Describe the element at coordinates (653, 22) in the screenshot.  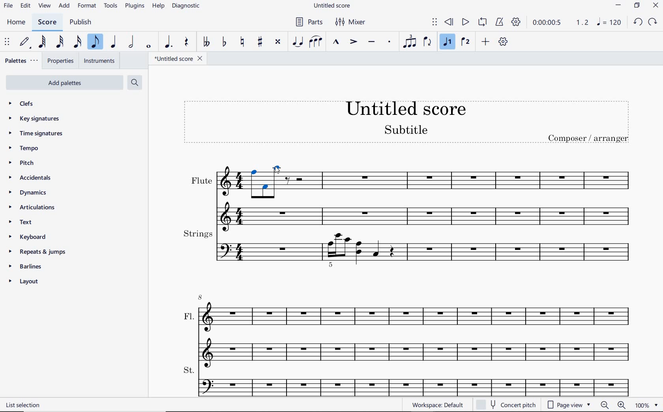
I see `redo` at that location.